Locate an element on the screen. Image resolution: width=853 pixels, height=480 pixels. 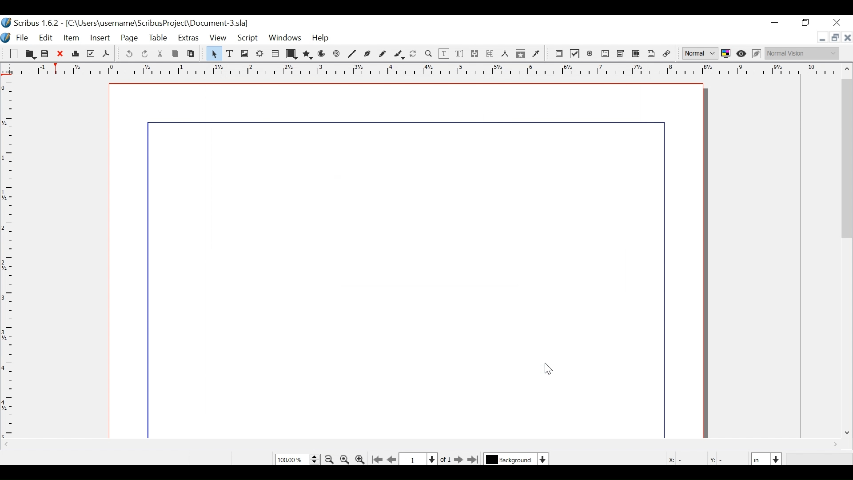
Copy is located at coordinates (175, 54).